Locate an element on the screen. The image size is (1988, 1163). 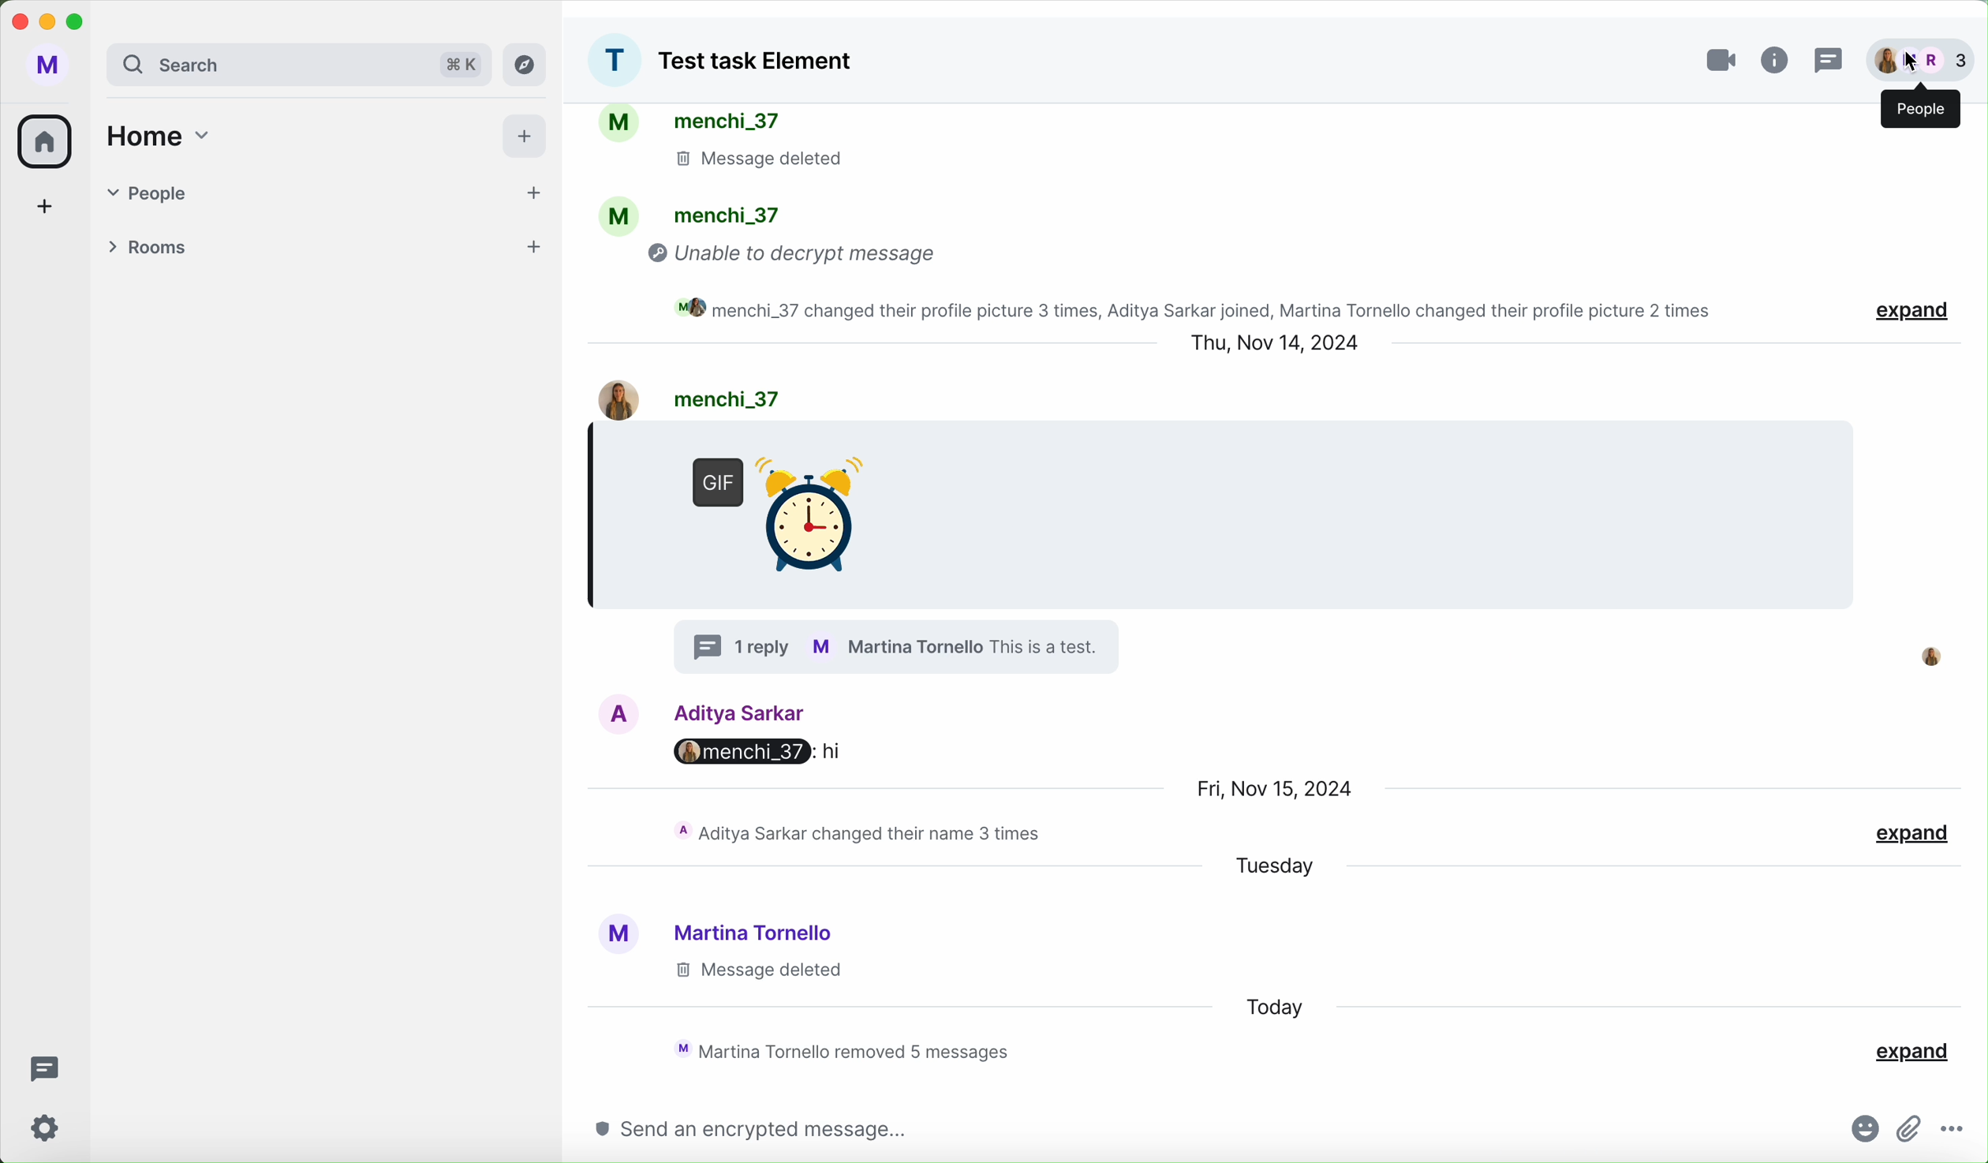
unable to decrypt message is located at coordinates (798, 256).